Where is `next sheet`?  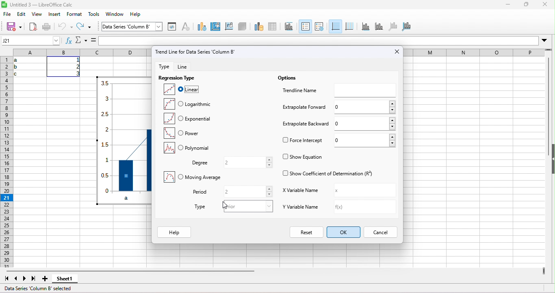 next sheet is located at coordinates (26, 280).